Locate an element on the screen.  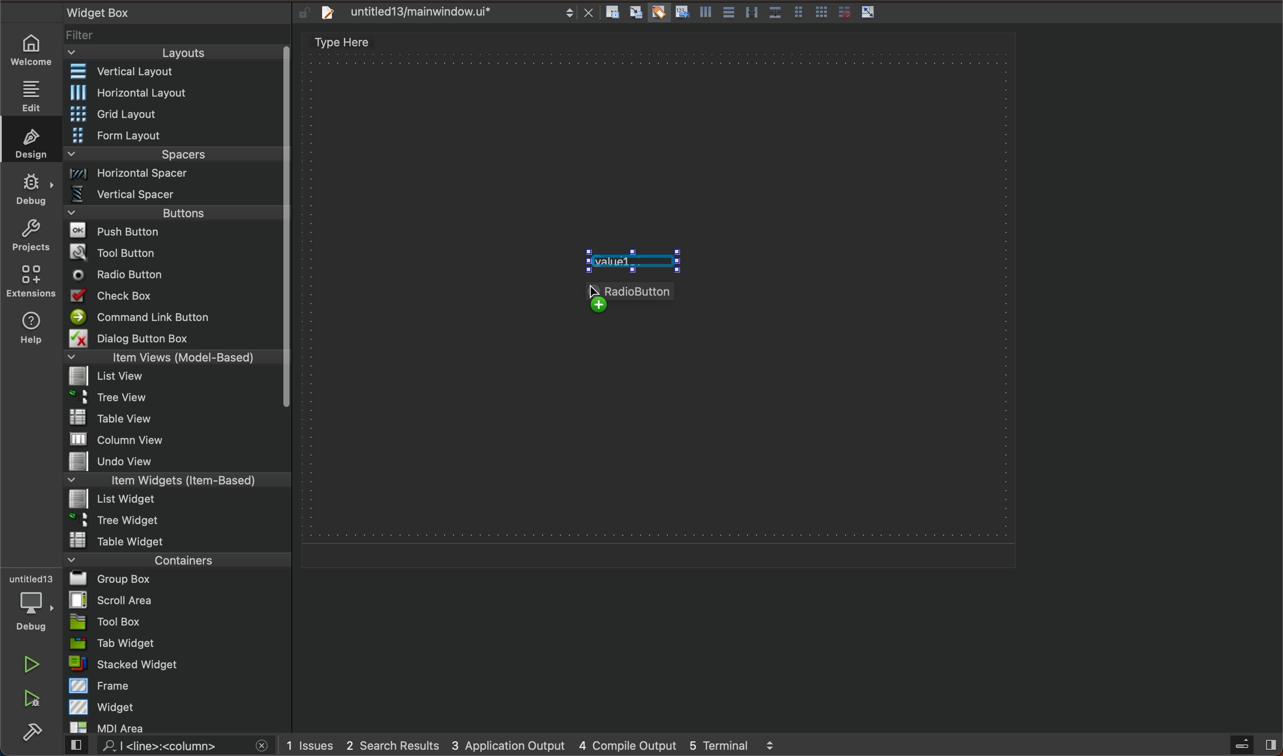
tool button is located at coordinates (175, 252).